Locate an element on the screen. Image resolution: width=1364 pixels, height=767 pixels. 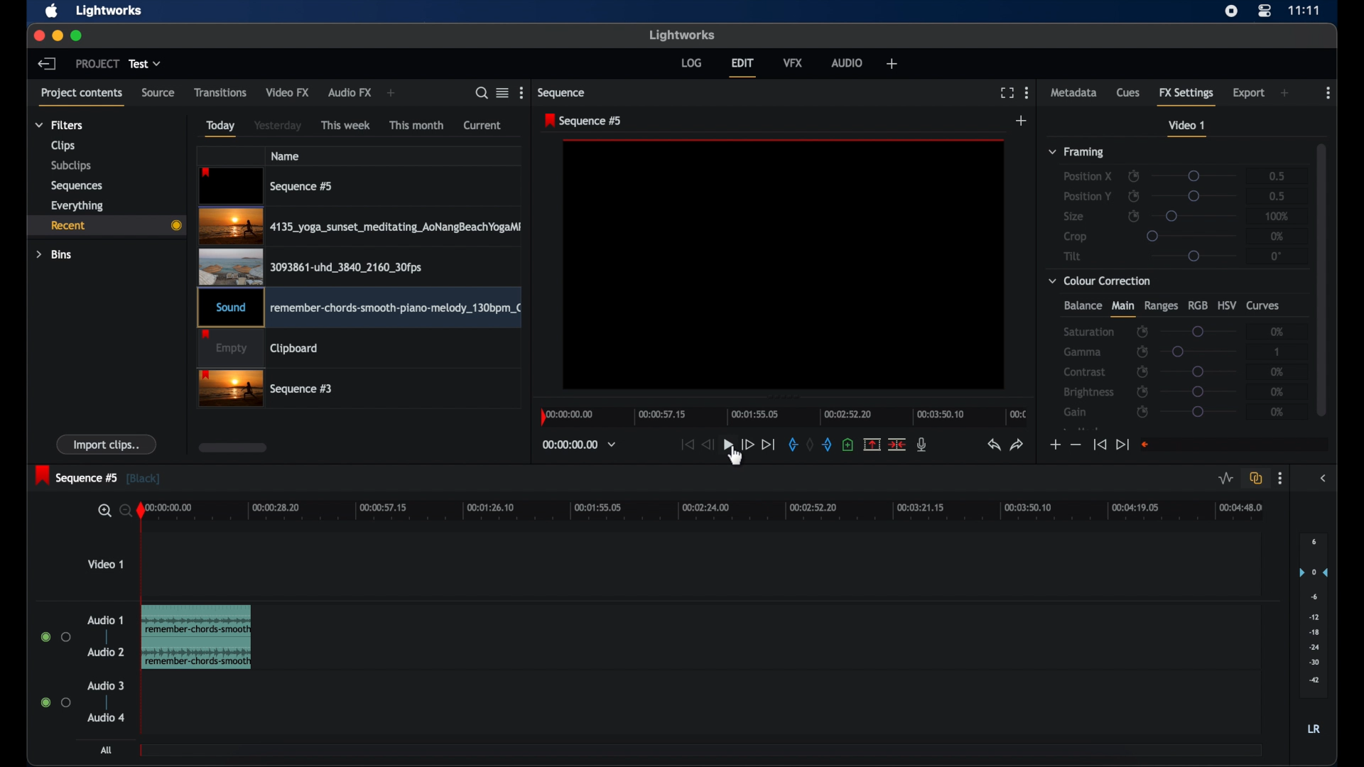
tilt is located at coordinates (1073, 256).